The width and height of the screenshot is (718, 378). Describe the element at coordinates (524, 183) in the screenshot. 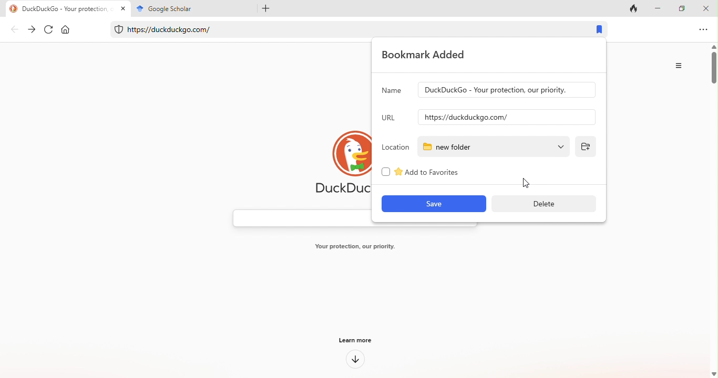

I see `cursor` at that location.